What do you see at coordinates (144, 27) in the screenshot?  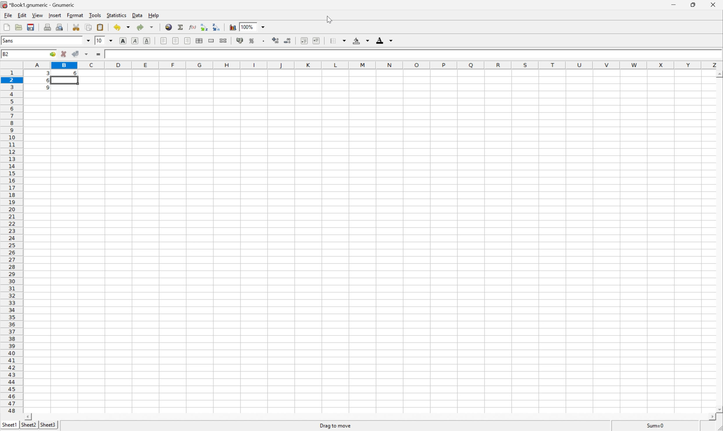 I see `Redo` at bounding box center [144, 27].